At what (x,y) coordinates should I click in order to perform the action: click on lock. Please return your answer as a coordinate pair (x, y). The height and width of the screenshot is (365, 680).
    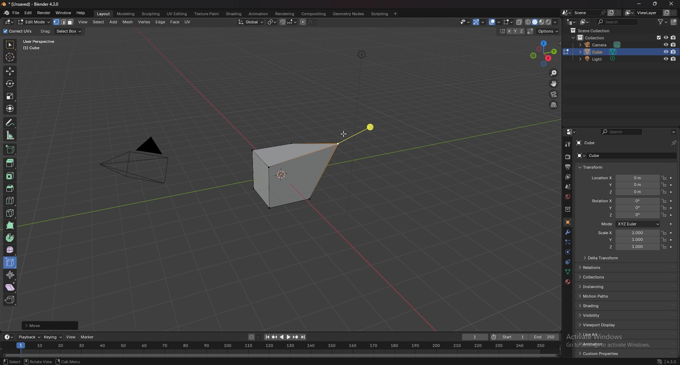
    Looking at the image, I should click on (663, 232).